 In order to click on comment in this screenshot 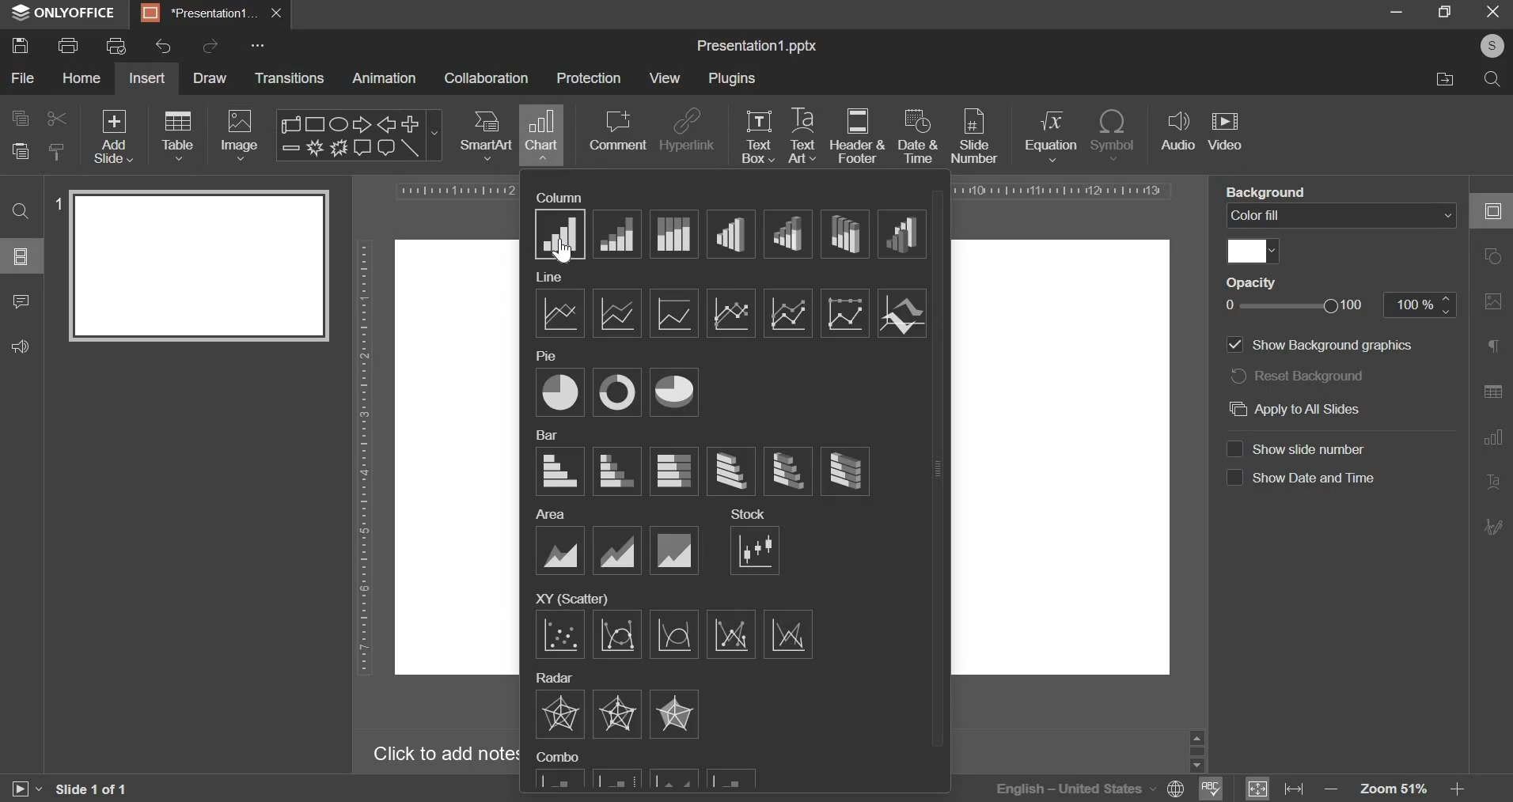, I will do `click(617, 131)`.